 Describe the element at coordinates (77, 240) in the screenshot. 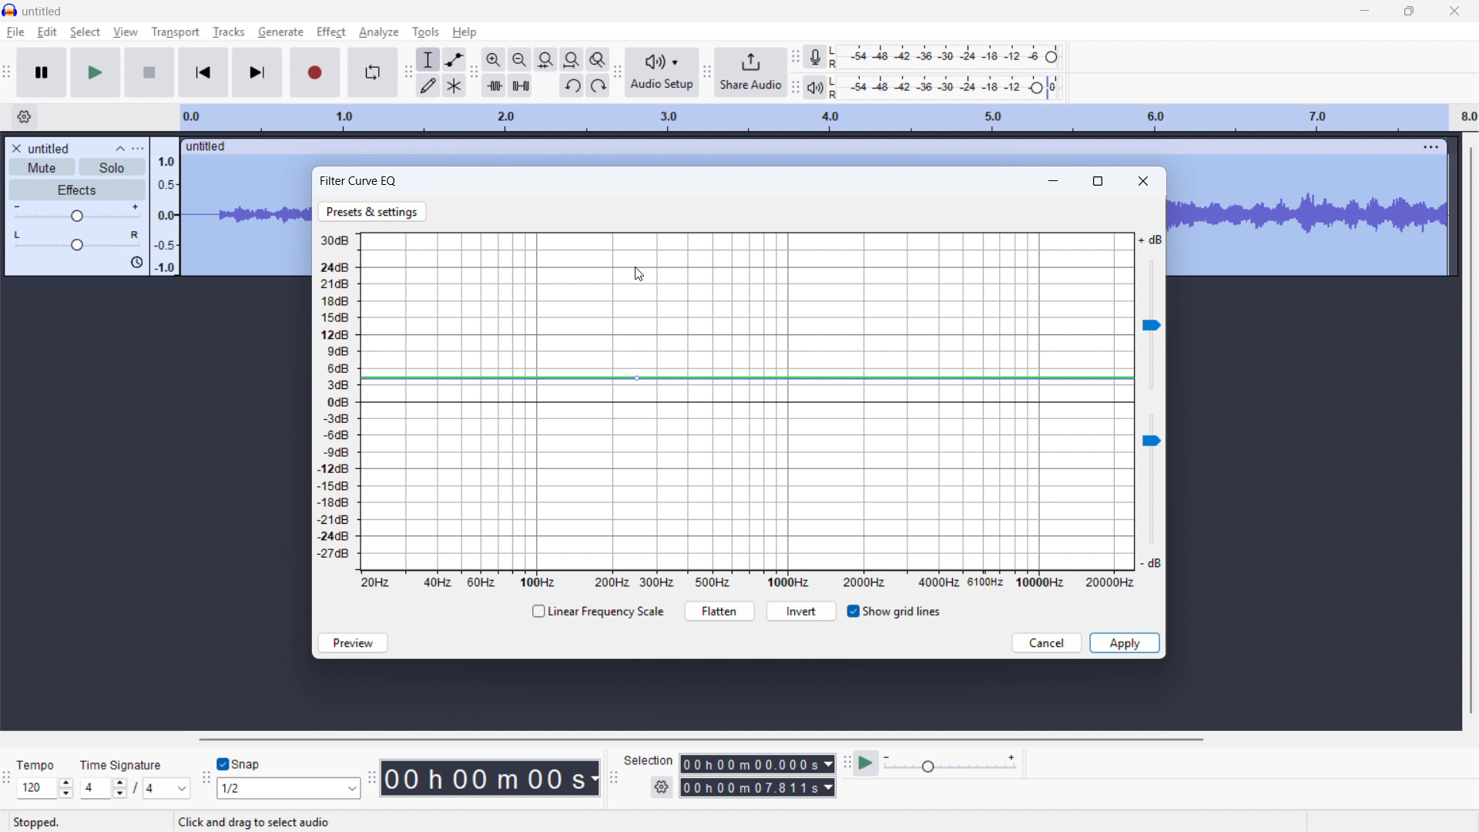

I see `pan: centre` at that location.